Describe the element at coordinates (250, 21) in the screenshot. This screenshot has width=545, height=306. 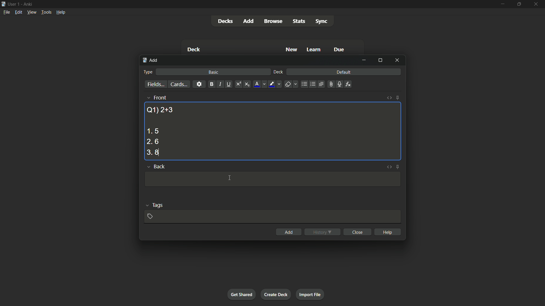
I see `add` at that location.